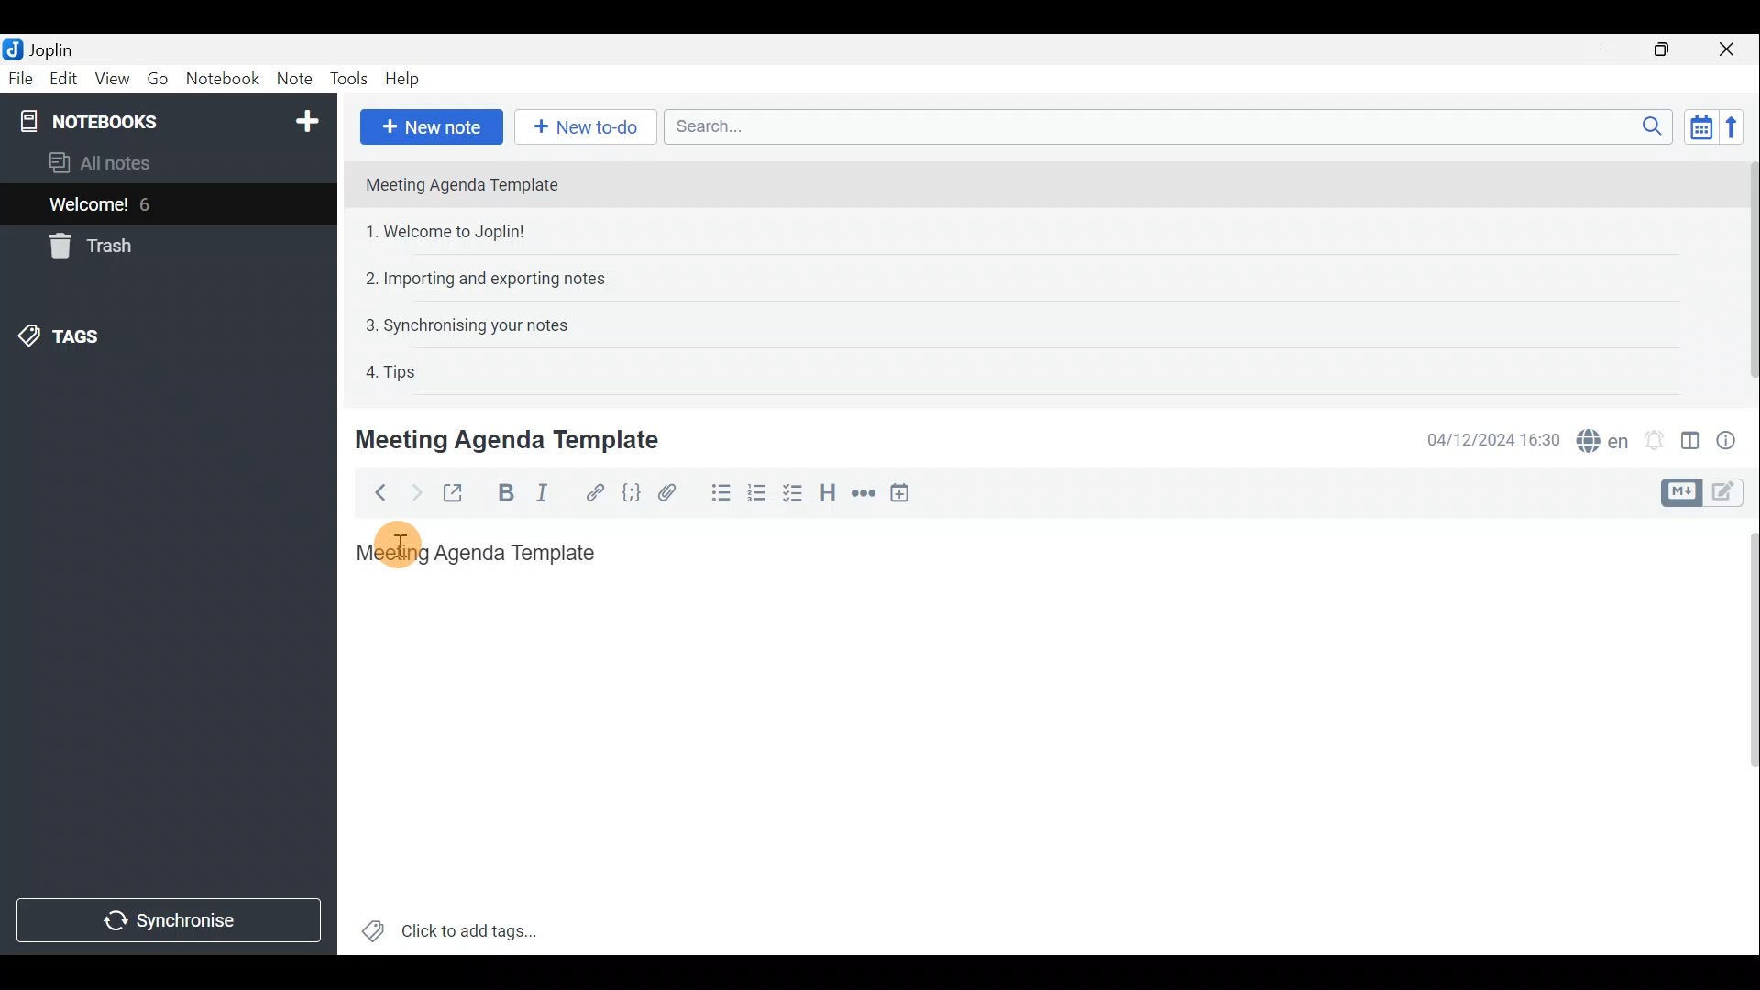  I want to click on Toggle editors, so click(1728, 494).